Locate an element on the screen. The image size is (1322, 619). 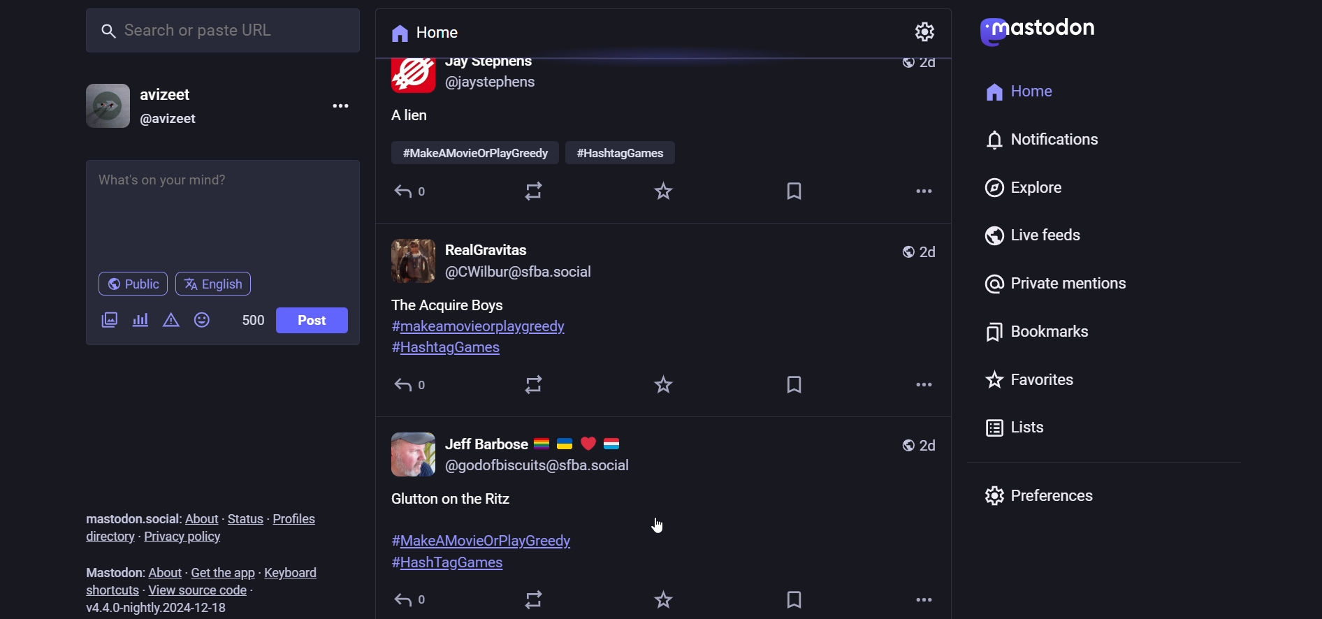
notification is located at coordinates (1033, 138).